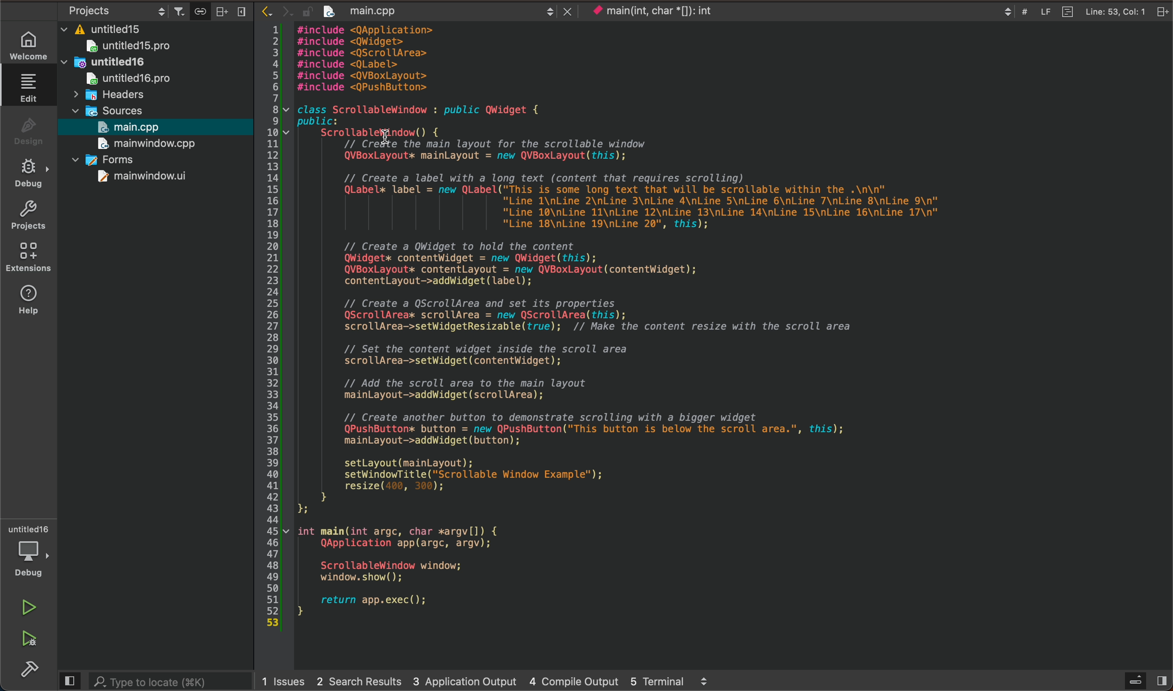 The image size is (1173, 691). I want to click on file info, so click(1083, 12).